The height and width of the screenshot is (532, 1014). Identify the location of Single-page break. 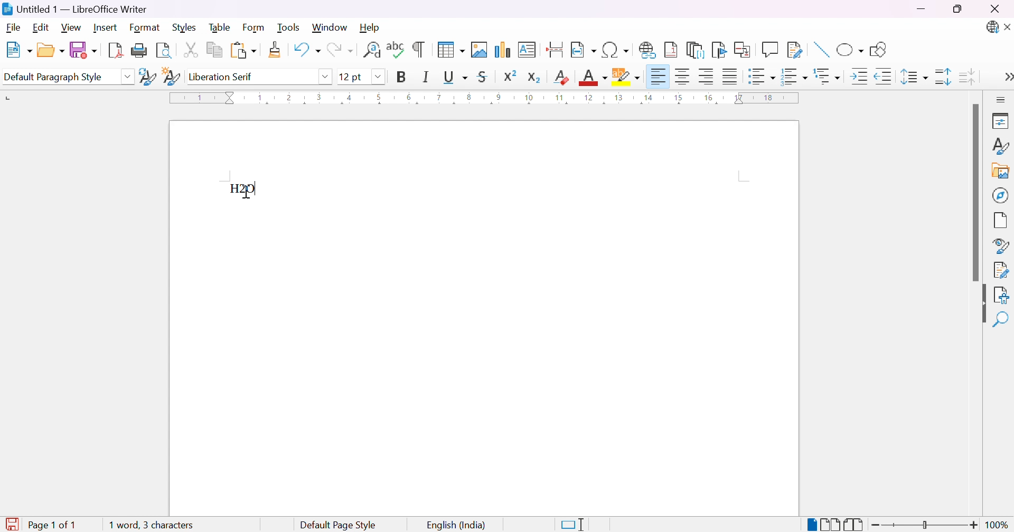
(811, 525).